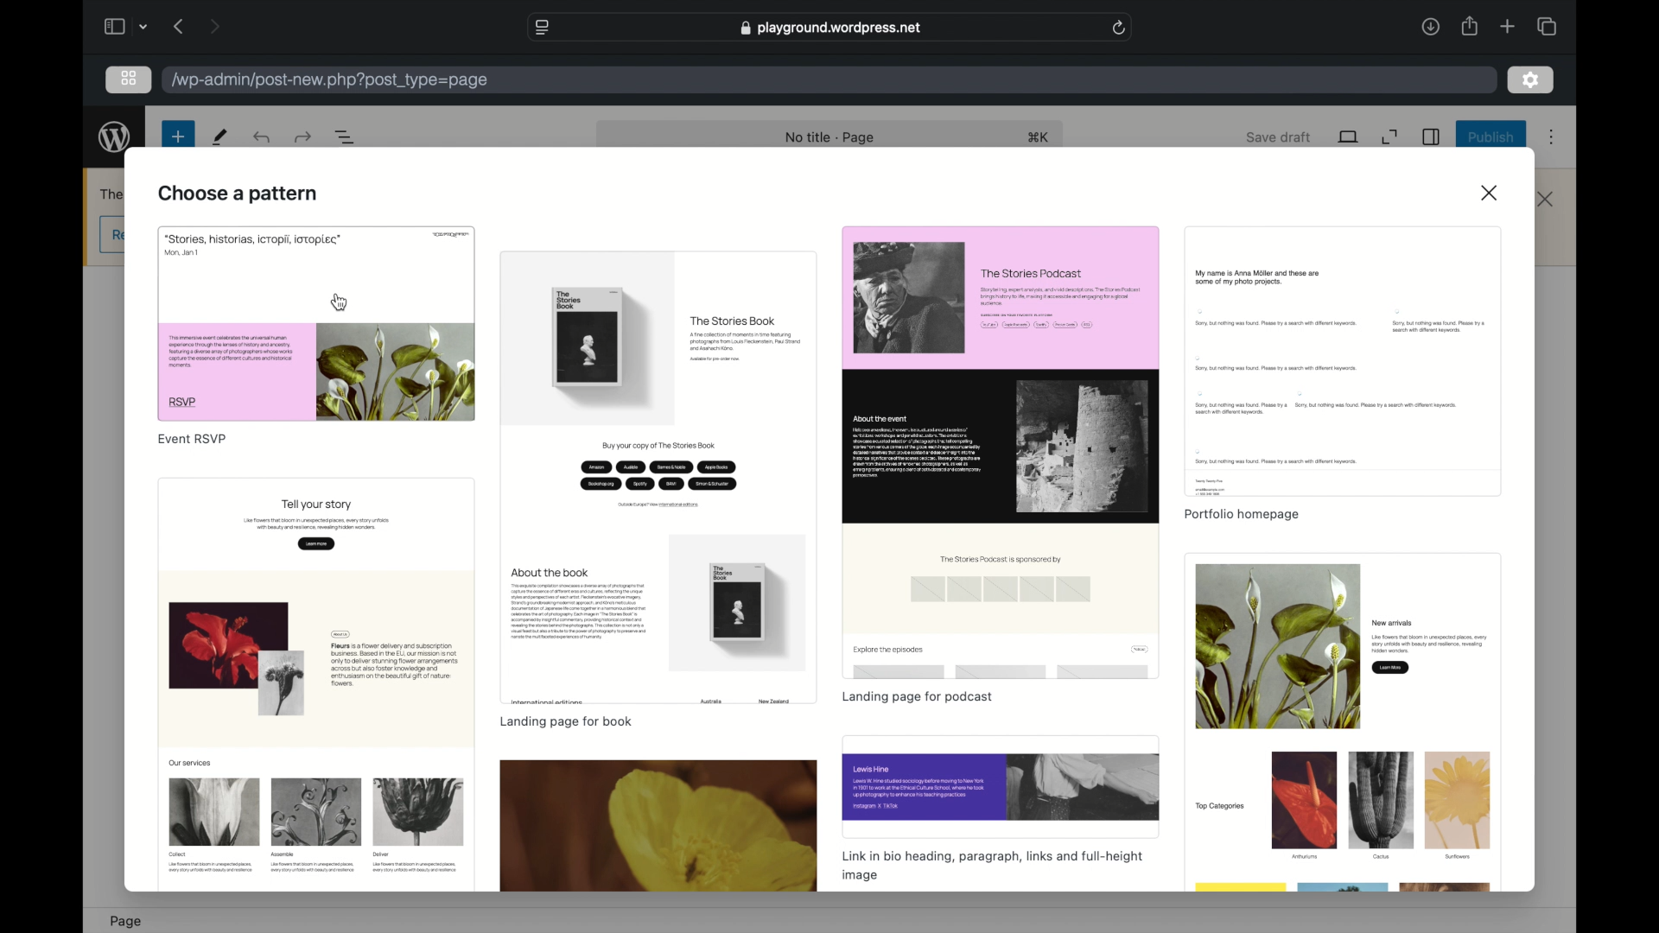 The width and height of the screenshot is (1659, 933). I want to click on wordpress  address, so click(331, 81).